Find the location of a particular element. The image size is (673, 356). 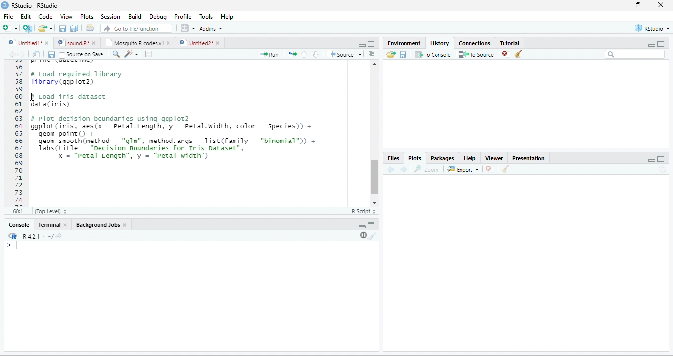

Console is located at coordinates (19, 224).